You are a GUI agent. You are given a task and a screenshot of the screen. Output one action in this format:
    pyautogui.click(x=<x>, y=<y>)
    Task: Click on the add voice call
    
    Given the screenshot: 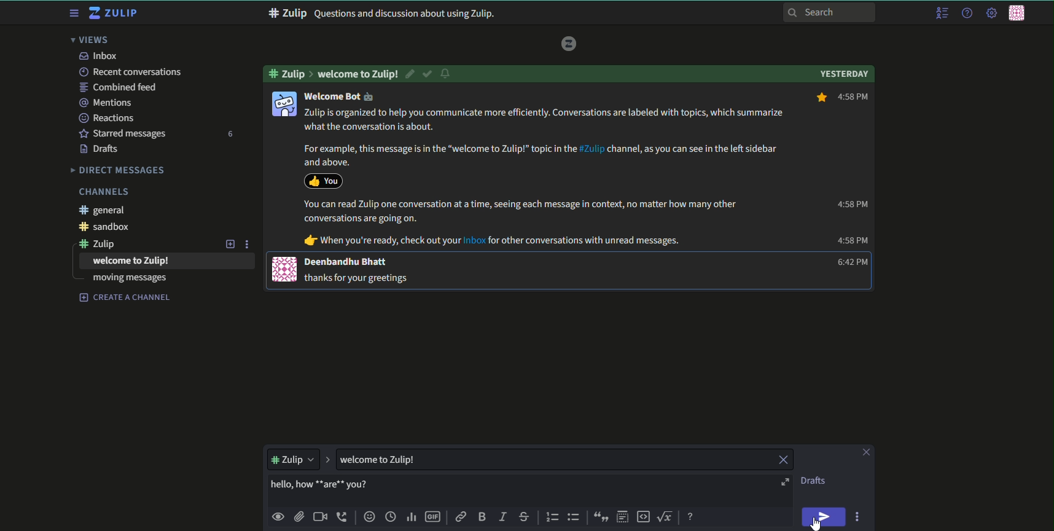 What is the action you would take?
    pyautogui.click(x=343, y=517)
    